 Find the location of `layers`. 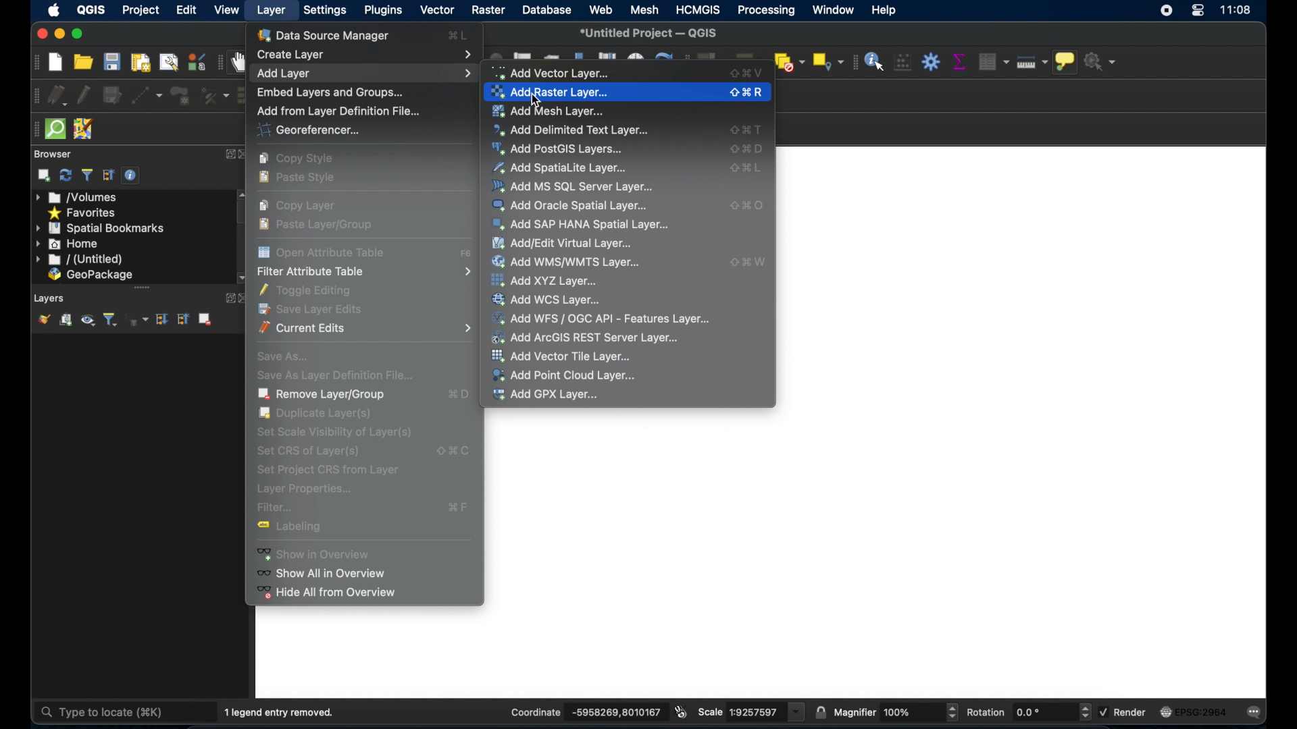

layers is located at coordinates (50, 297).